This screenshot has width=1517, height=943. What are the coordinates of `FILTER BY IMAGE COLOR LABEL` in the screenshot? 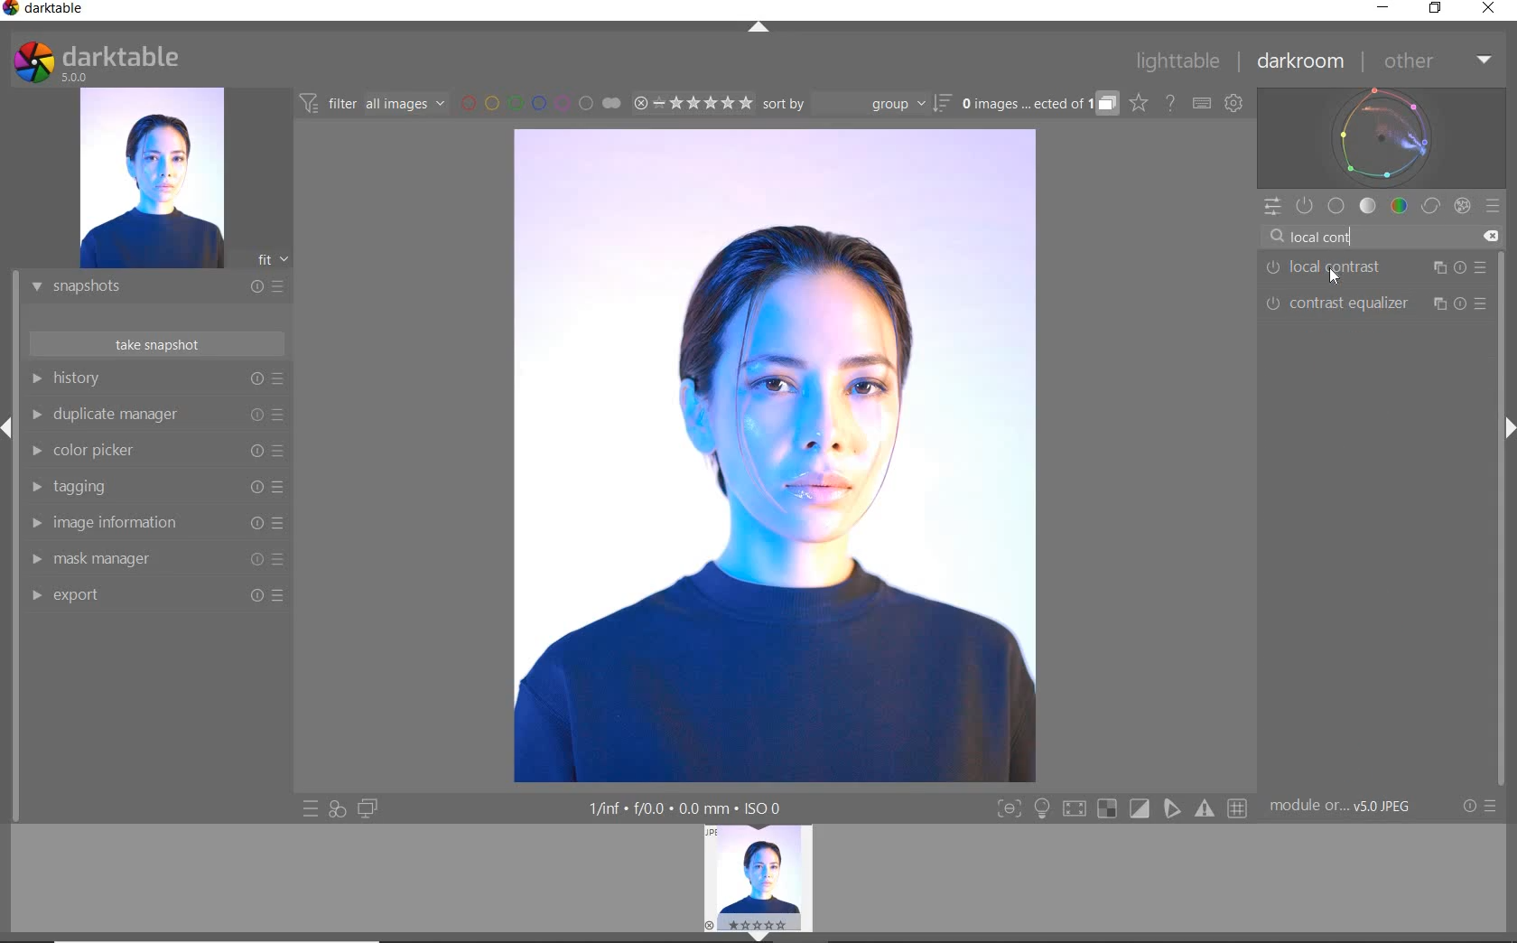 It's located at (541, 102).